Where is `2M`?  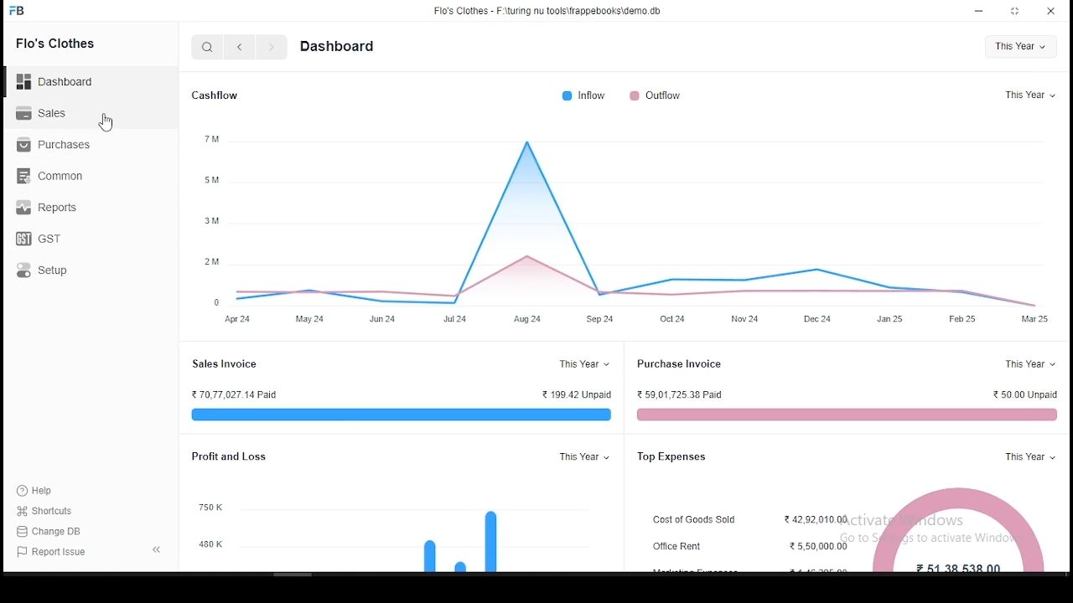
2M is located at coordinates (213, 261).